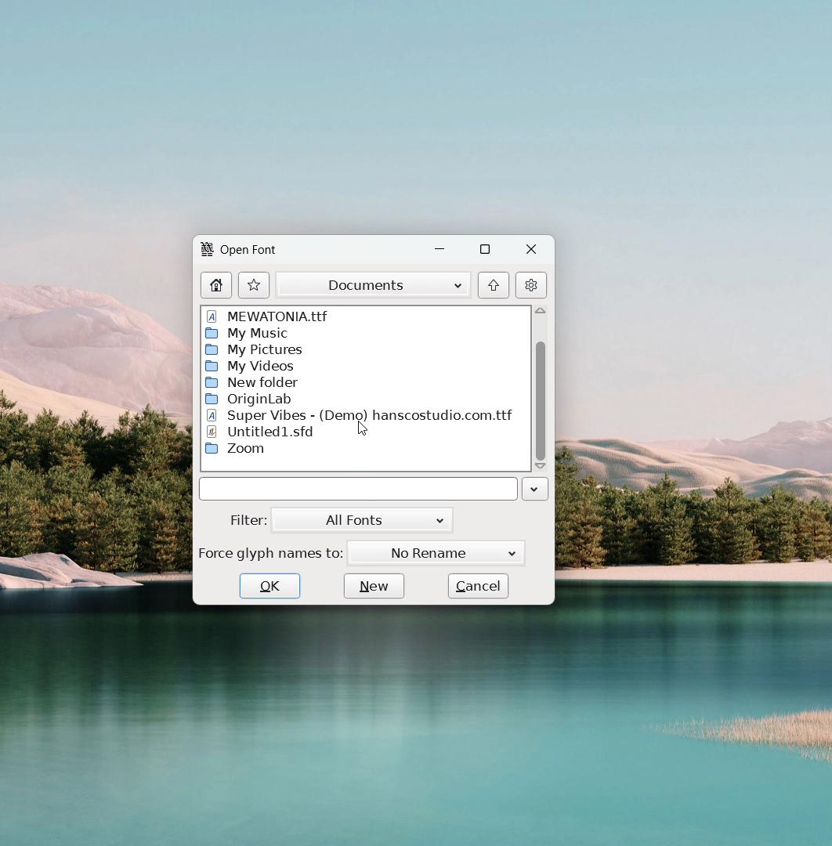 Image resolution: width=832 pixels, height=846 pixels. What do you see at coordinates (436, 552) in the screenshot?
I see `No Rename` at bounding box center [436, 552].